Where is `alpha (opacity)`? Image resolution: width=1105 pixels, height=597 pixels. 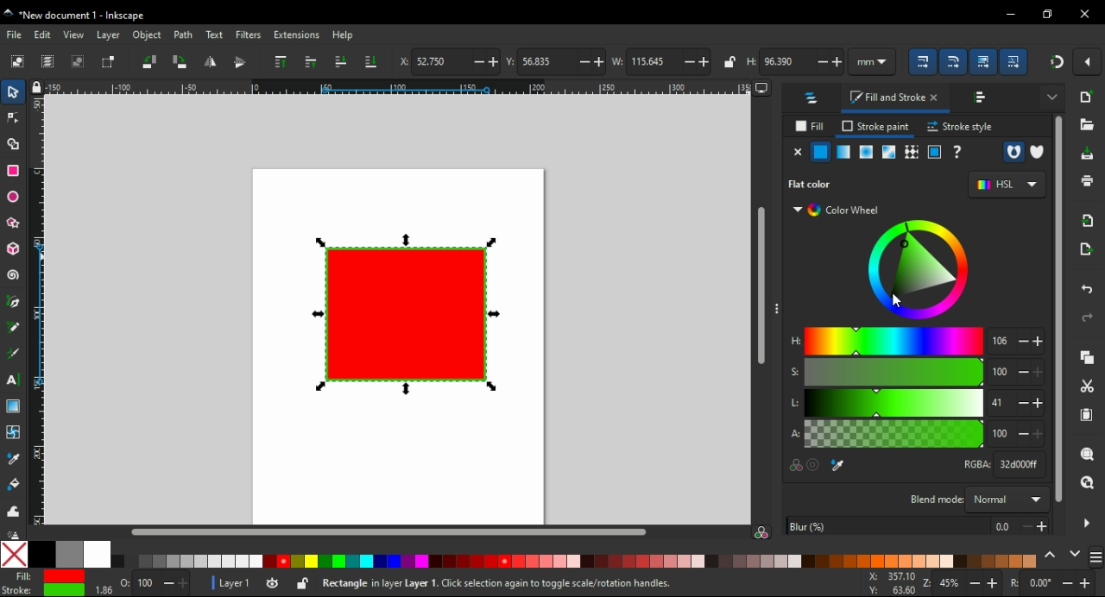
alpha (opacity) is located at coordinates (893, 434).